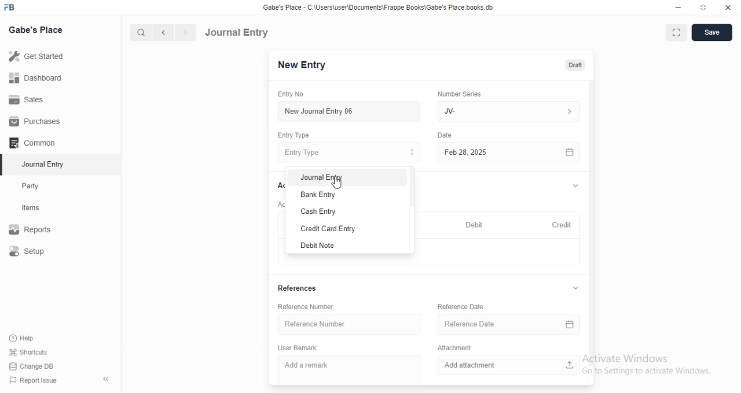 Image resolution: width=741 pixels, height=393 pixels. I want to click on References, so click(295, 288).